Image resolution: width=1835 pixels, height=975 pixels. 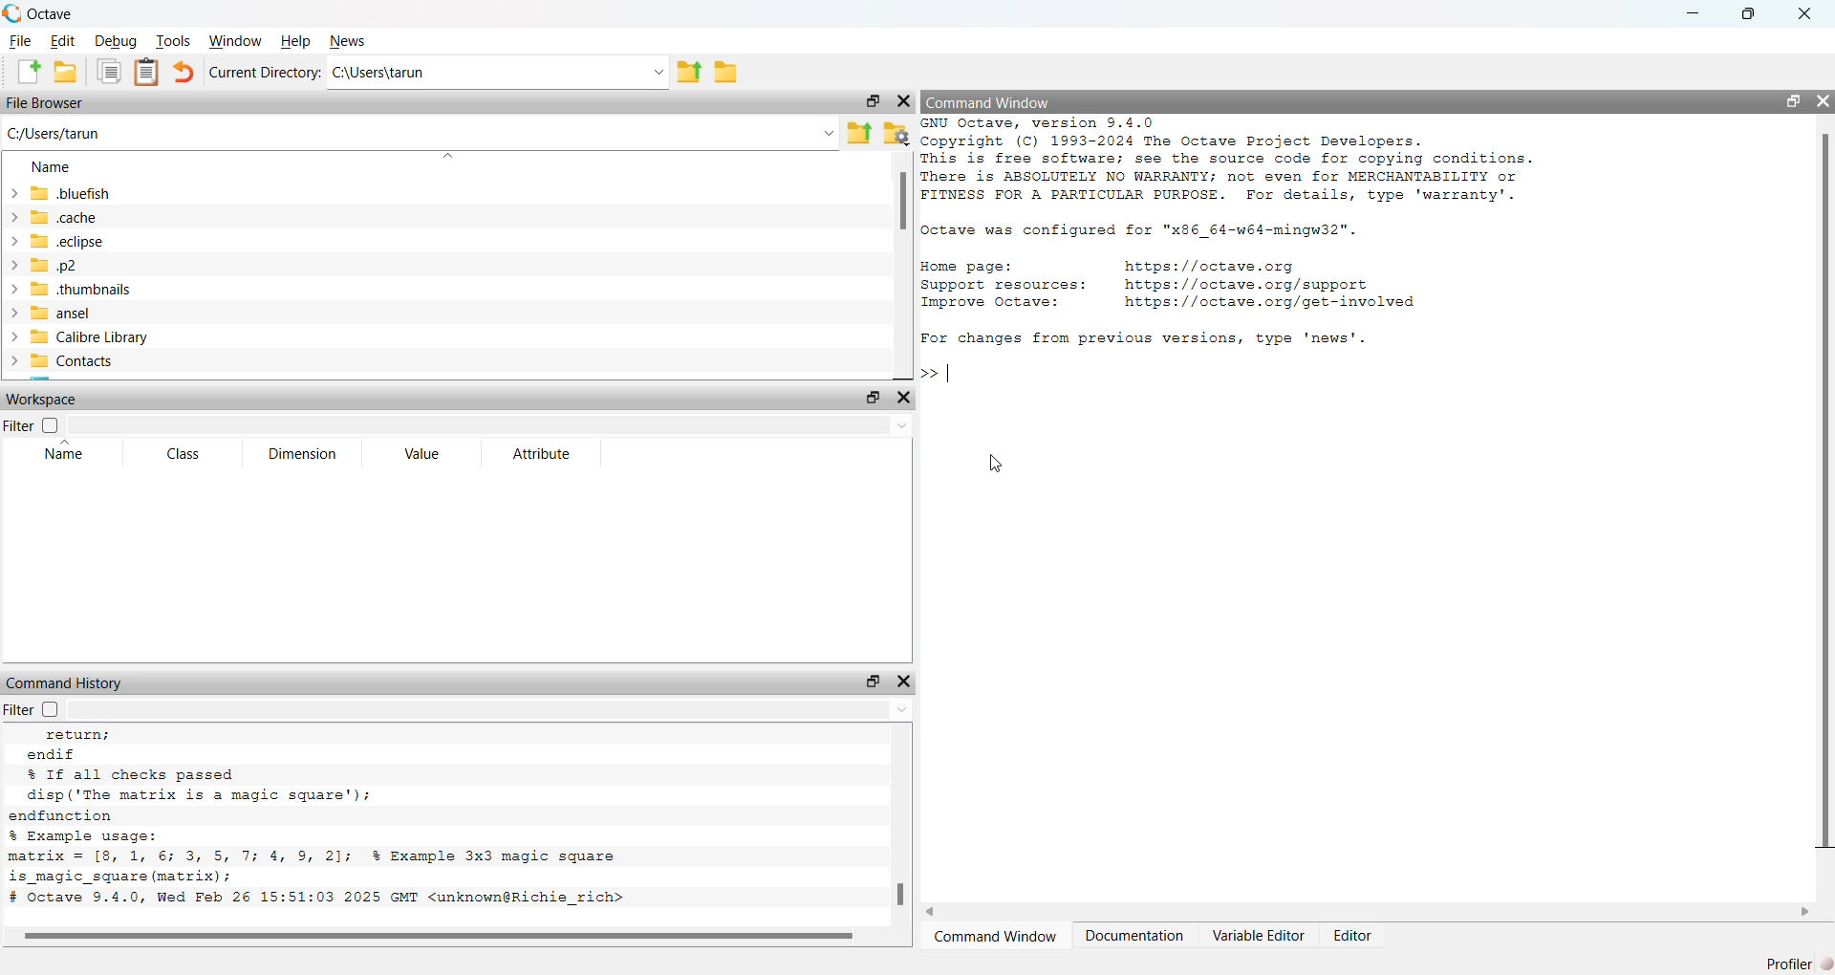 I want to click on News, so click(x=348, y=41).